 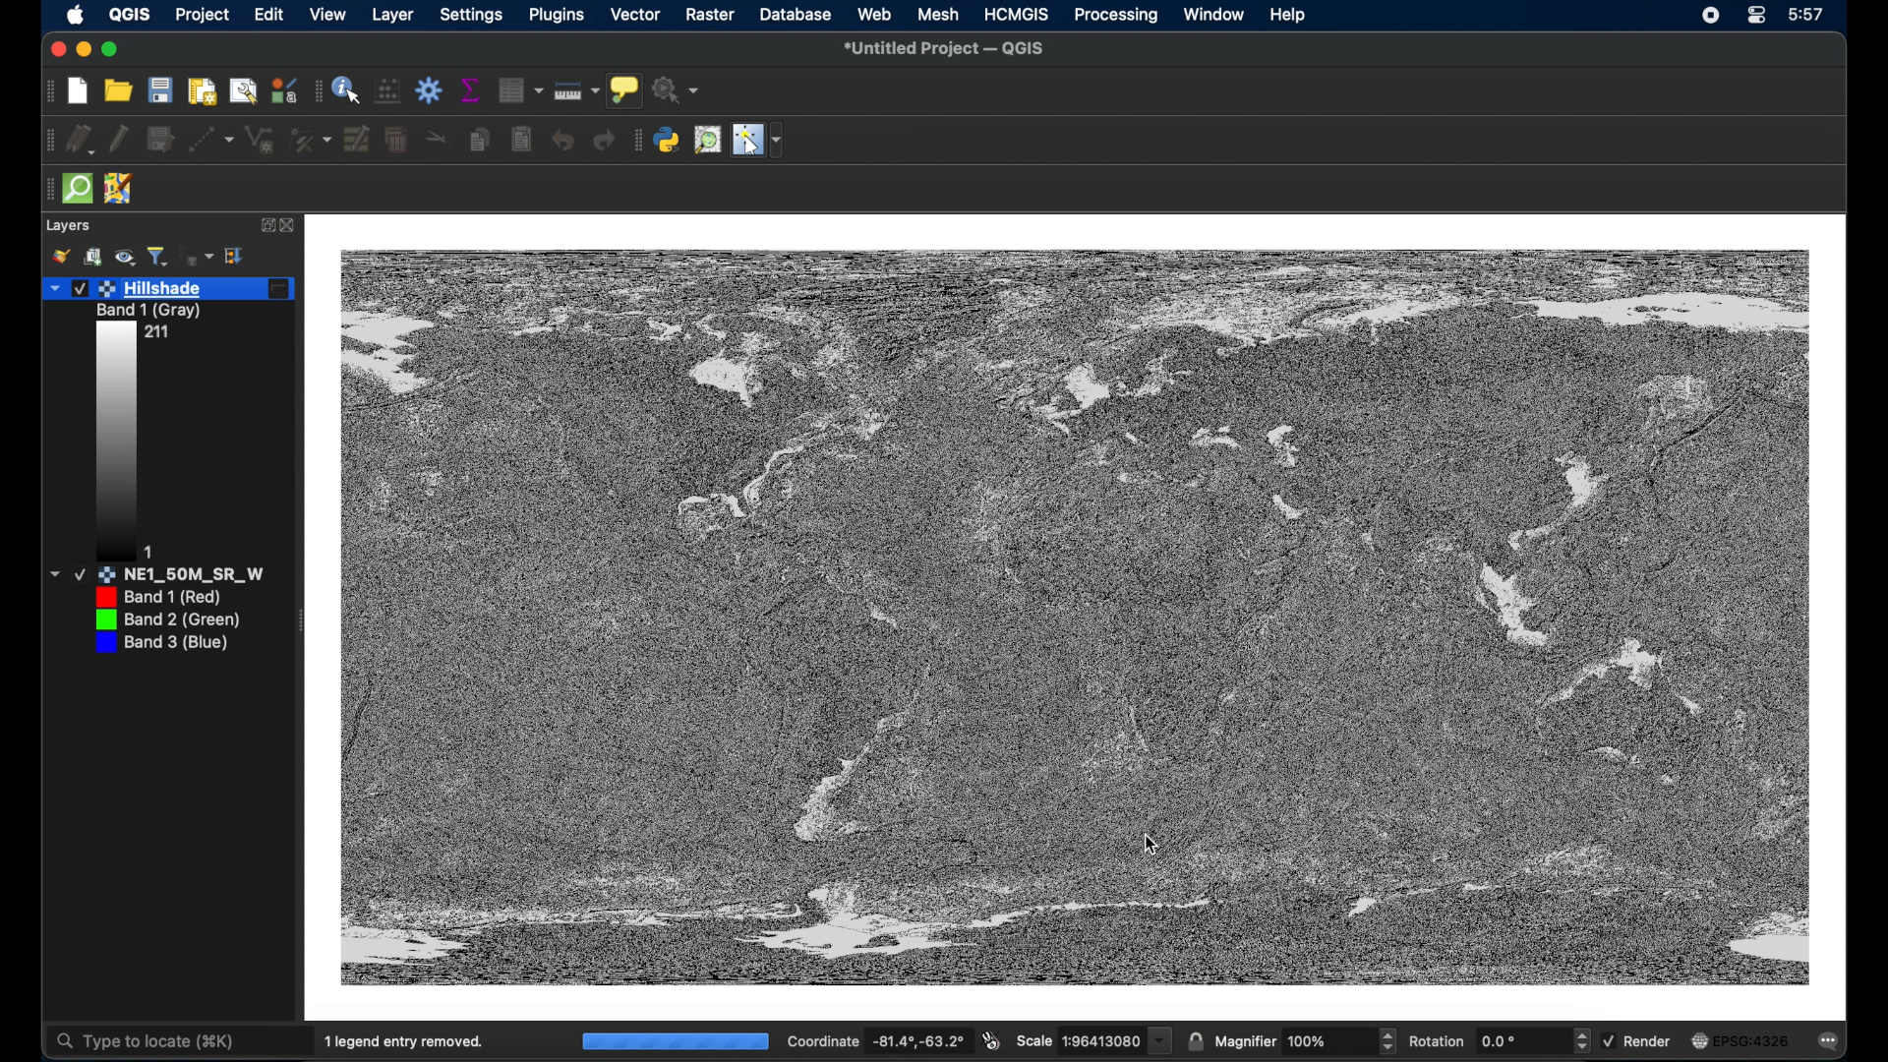 I want to click on edit, so click(x=270, y=15).